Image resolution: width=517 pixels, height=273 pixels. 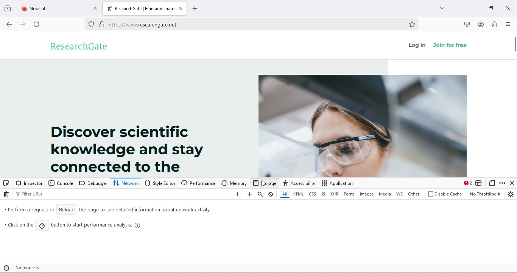 What do you see at coordinates (110, 210) in the screenshot?
I see `Perform a request or reload the page to see detailed information about network activity.` at bounding box center [110, 210].